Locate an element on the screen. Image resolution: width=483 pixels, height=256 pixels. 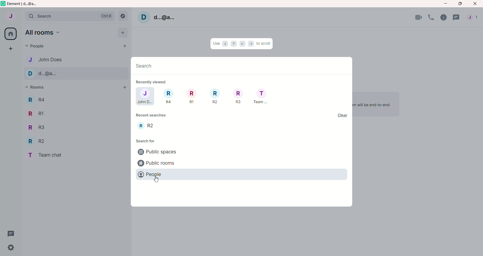
team chat is located at coordinates (49, 156).